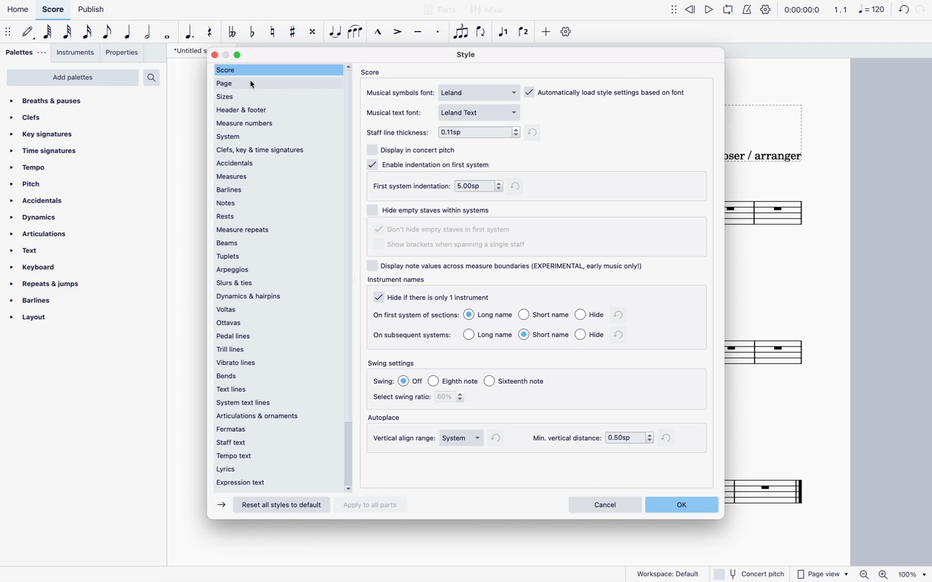  I want to click on style, so click(469, 54).